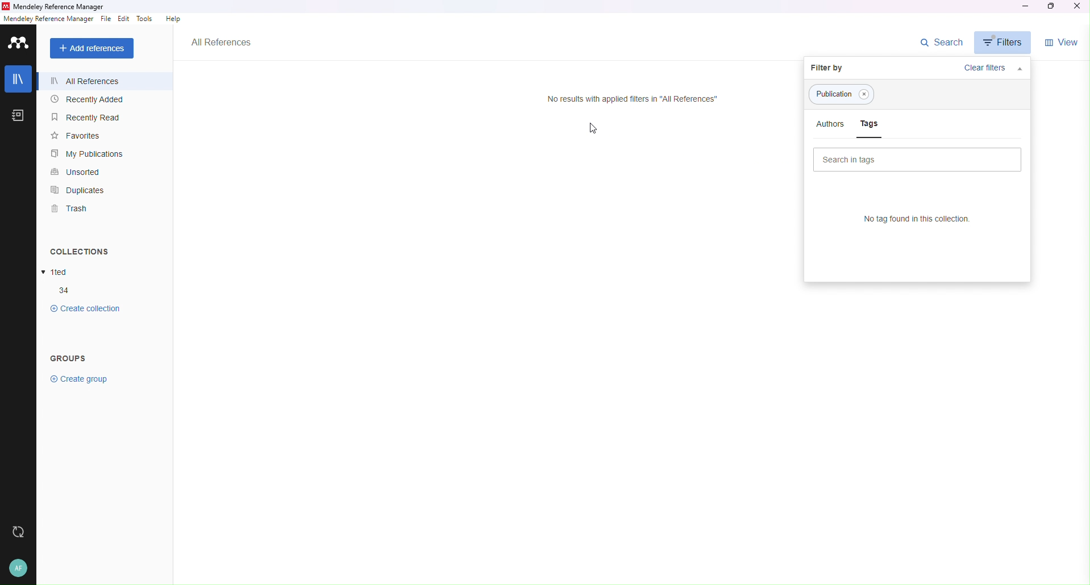  What do you see at coordinates (1064, 42) in the screenshot?
I see `View` at bounding box center [1064, 42].